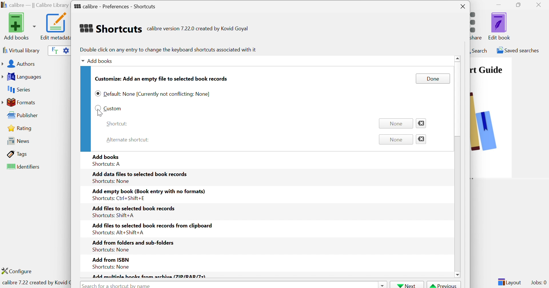 The width and height of the screenshot is (549, 288). I want to click on Shortcuts: None, so click(110, 250).